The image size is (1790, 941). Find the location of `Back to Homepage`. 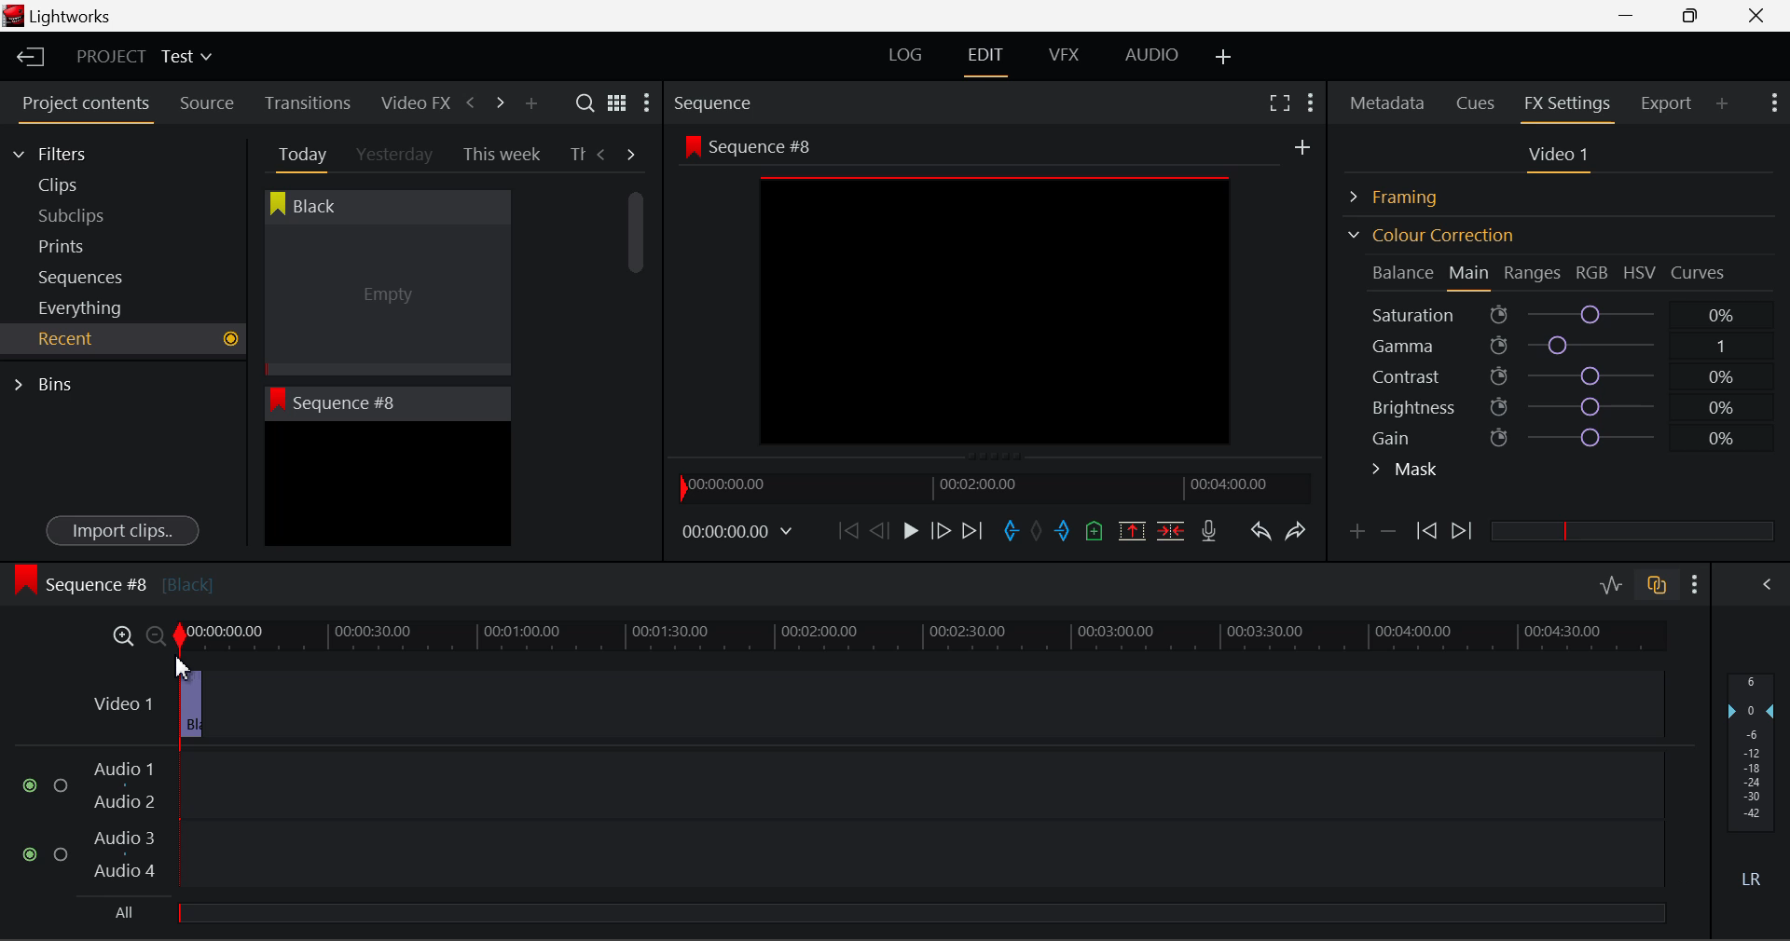

Back to Homepage is located at coordinates (24, 58).